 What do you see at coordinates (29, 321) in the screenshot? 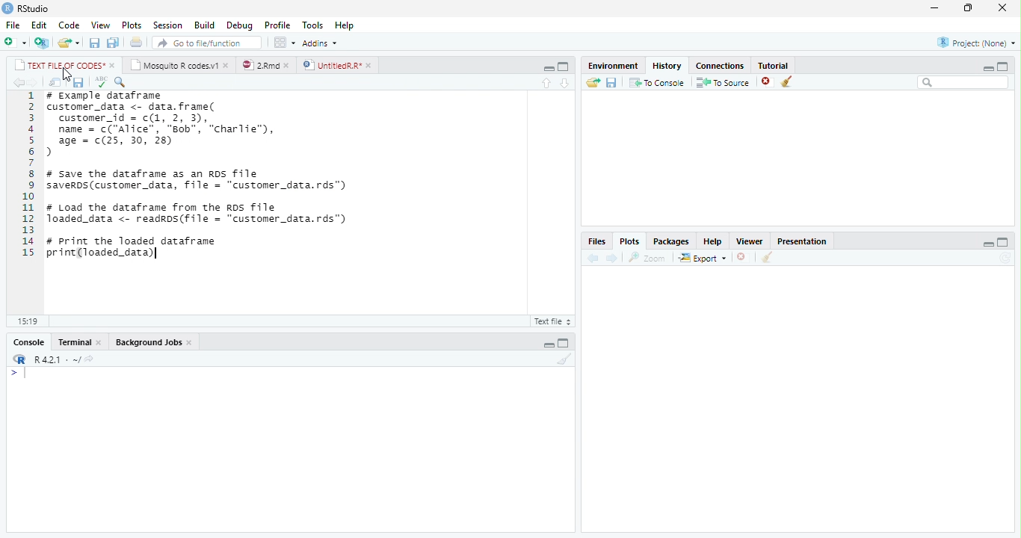
I see `15:19` at bounding box center [29, 321].